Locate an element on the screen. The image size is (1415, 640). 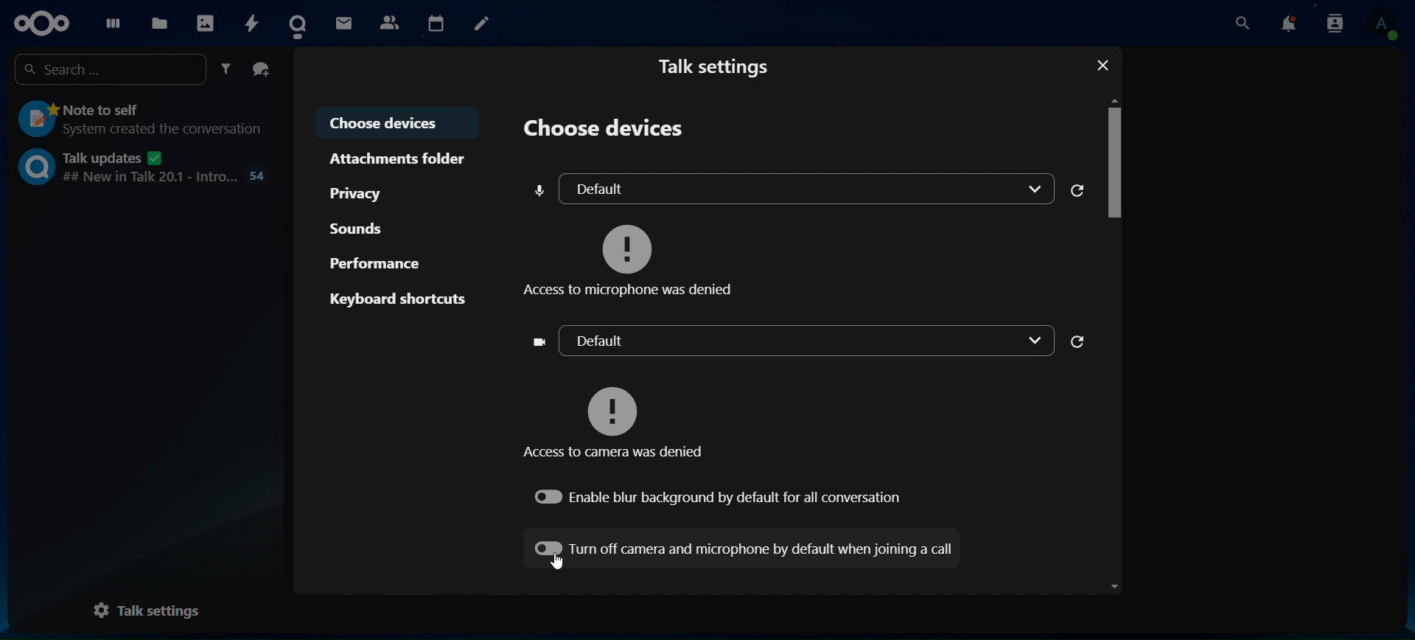
icon is located at coordinates (41, 24).